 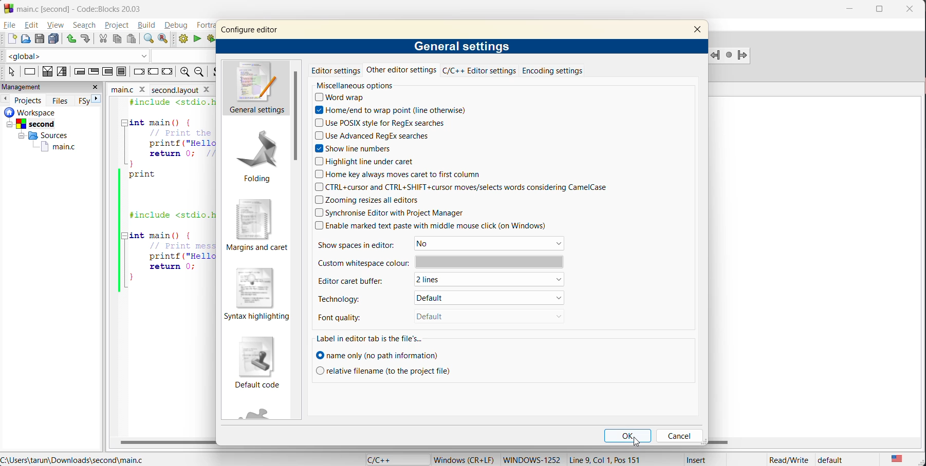 What do you see at coordinates (131, 40) in the screenshot?
I see `paste` at bounding box center [131, 40].